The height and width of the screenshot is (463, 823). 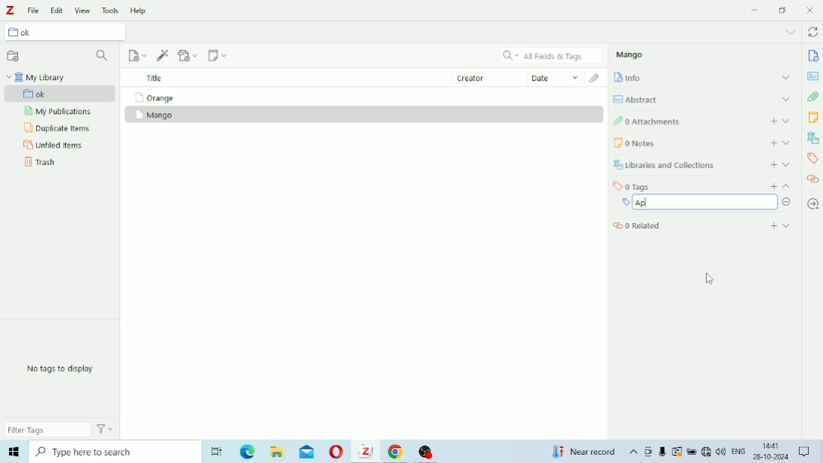 I want to click on Notes, so click(x=812, y=118).